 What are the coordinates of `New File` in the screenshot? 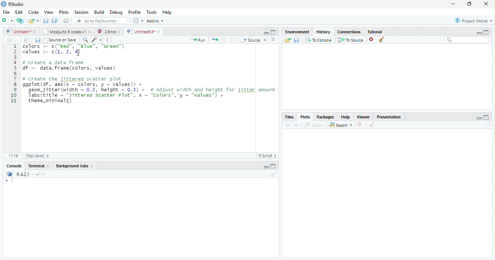 It's located at (8, 21).